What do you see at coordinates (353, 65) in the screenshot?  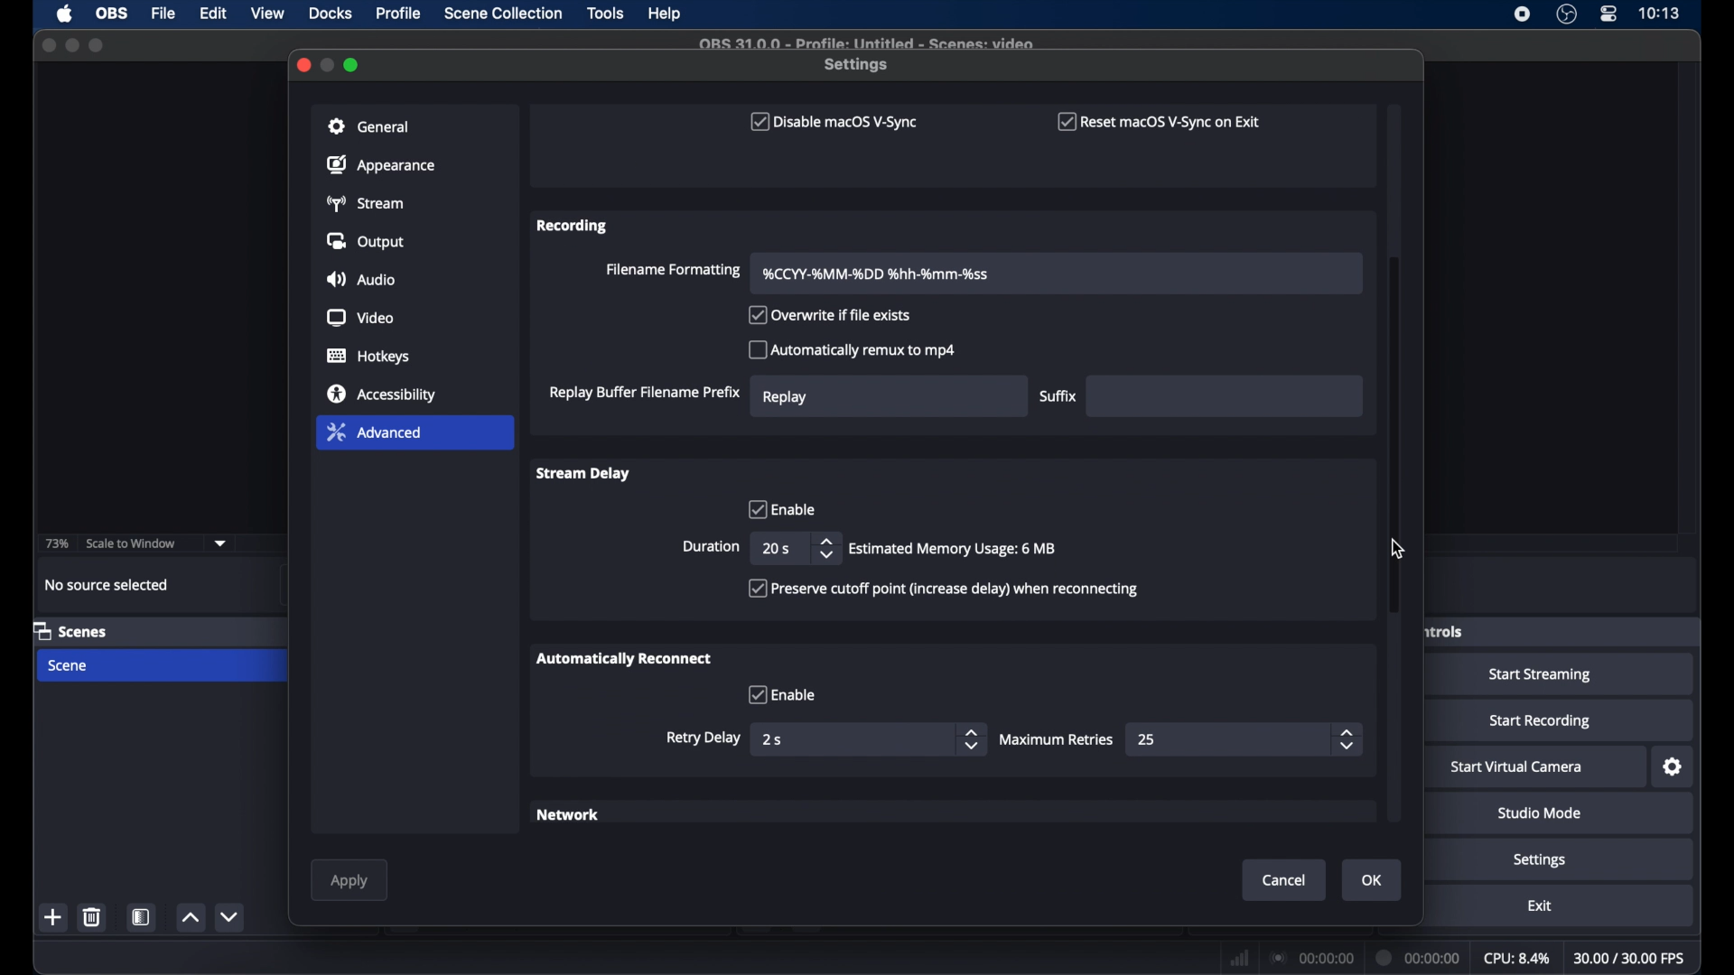 I see `maximize` at bounding box center [353, 65].